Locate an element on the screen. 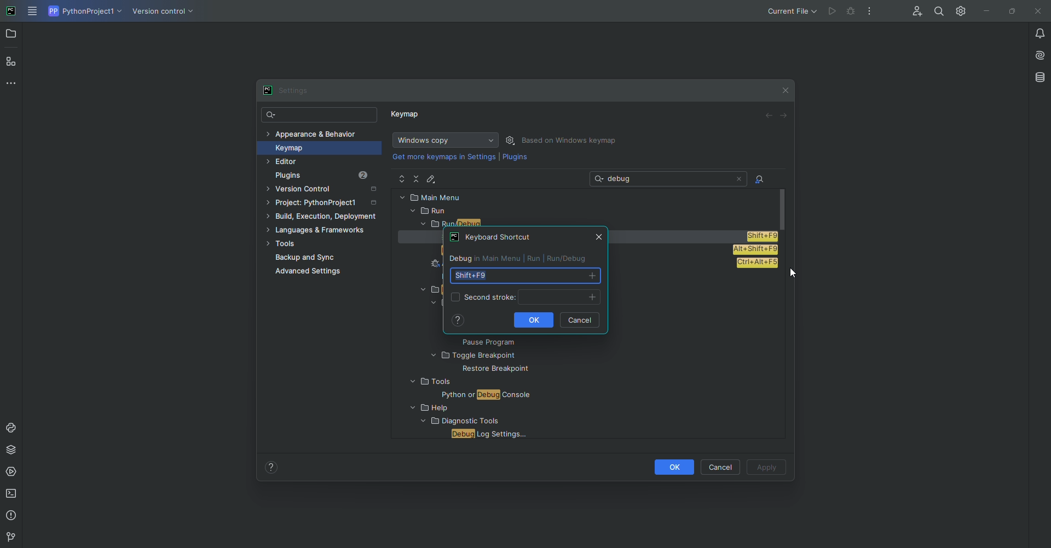 This screenshot has width=1051, height=548. Restore is located at coordinates (1009, 10).